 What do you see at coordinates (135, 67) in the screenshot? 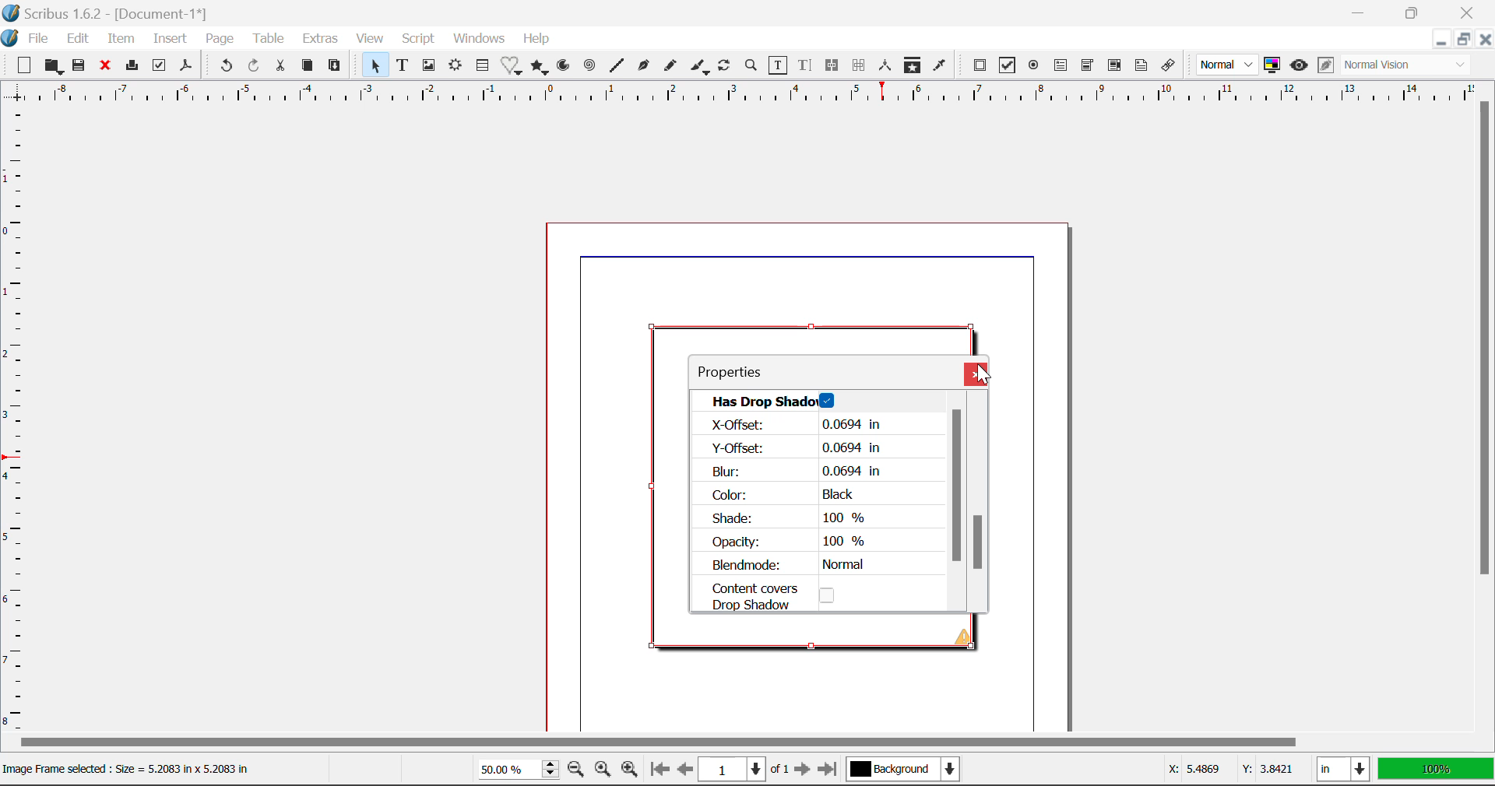
I see `Print` at bounding box center [135, 67].